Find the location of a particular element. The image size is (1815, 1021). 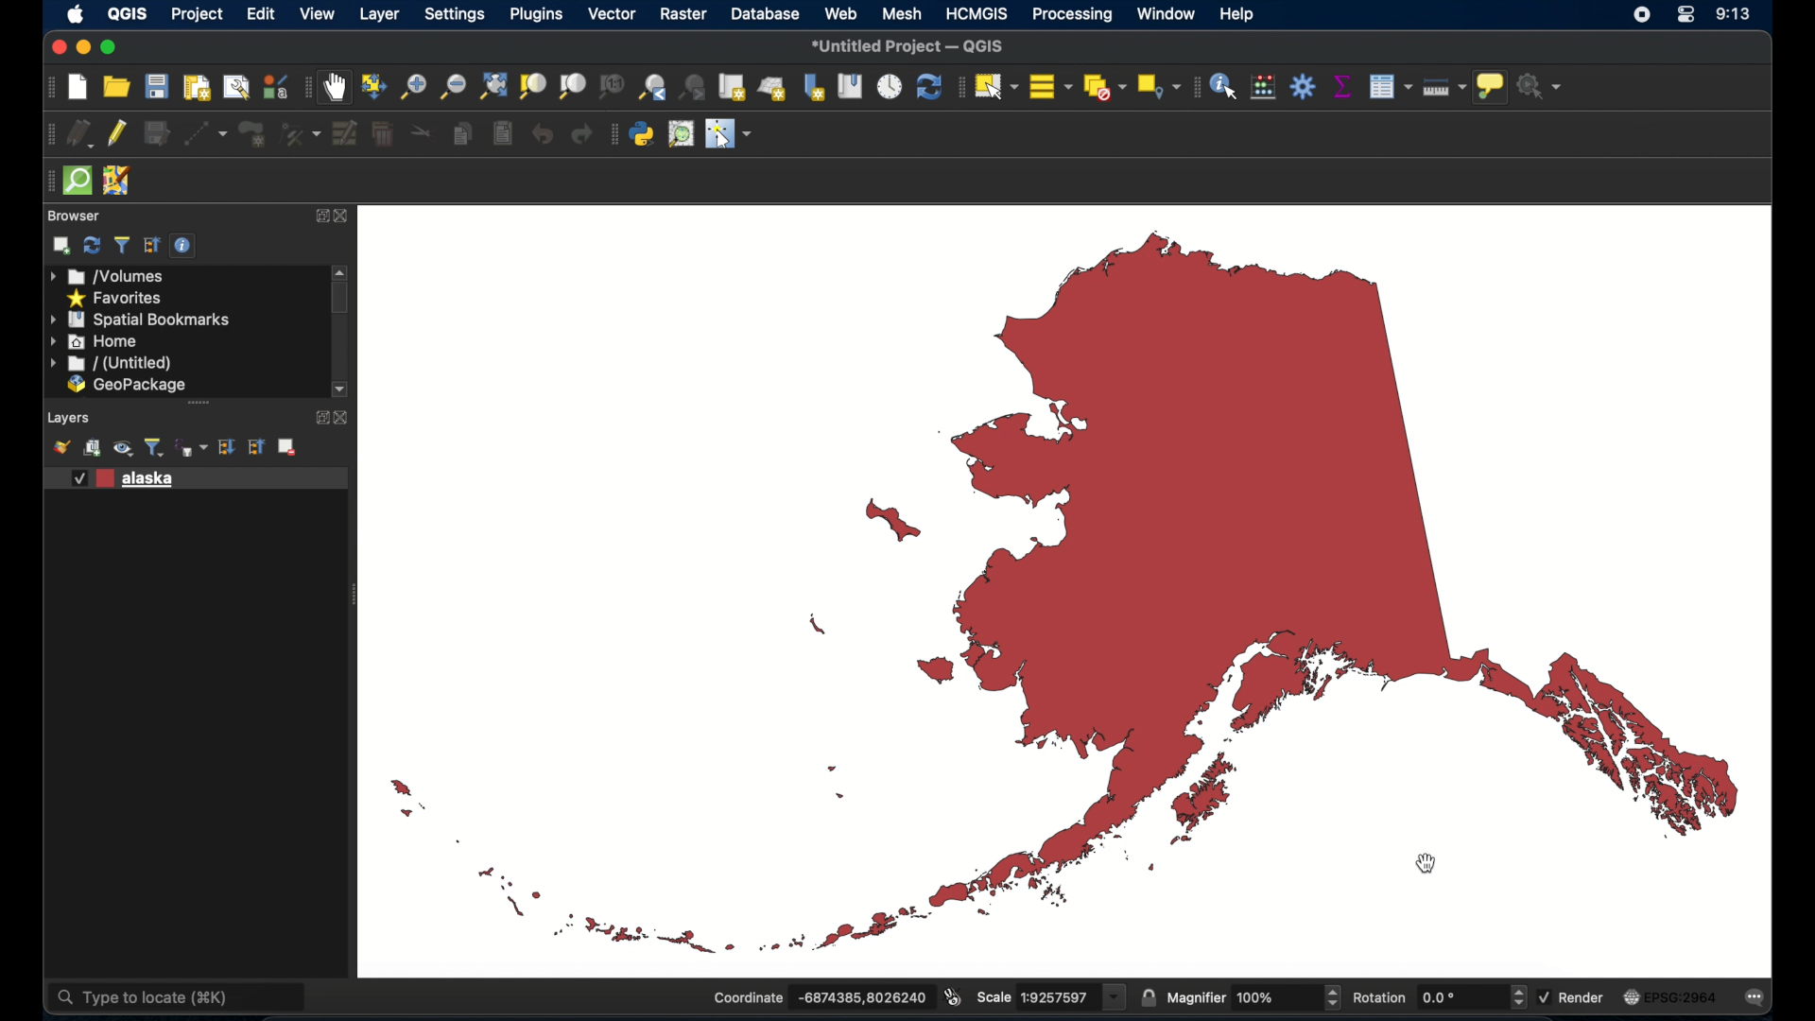

digitize with segment is located at coordinates (207, 132).